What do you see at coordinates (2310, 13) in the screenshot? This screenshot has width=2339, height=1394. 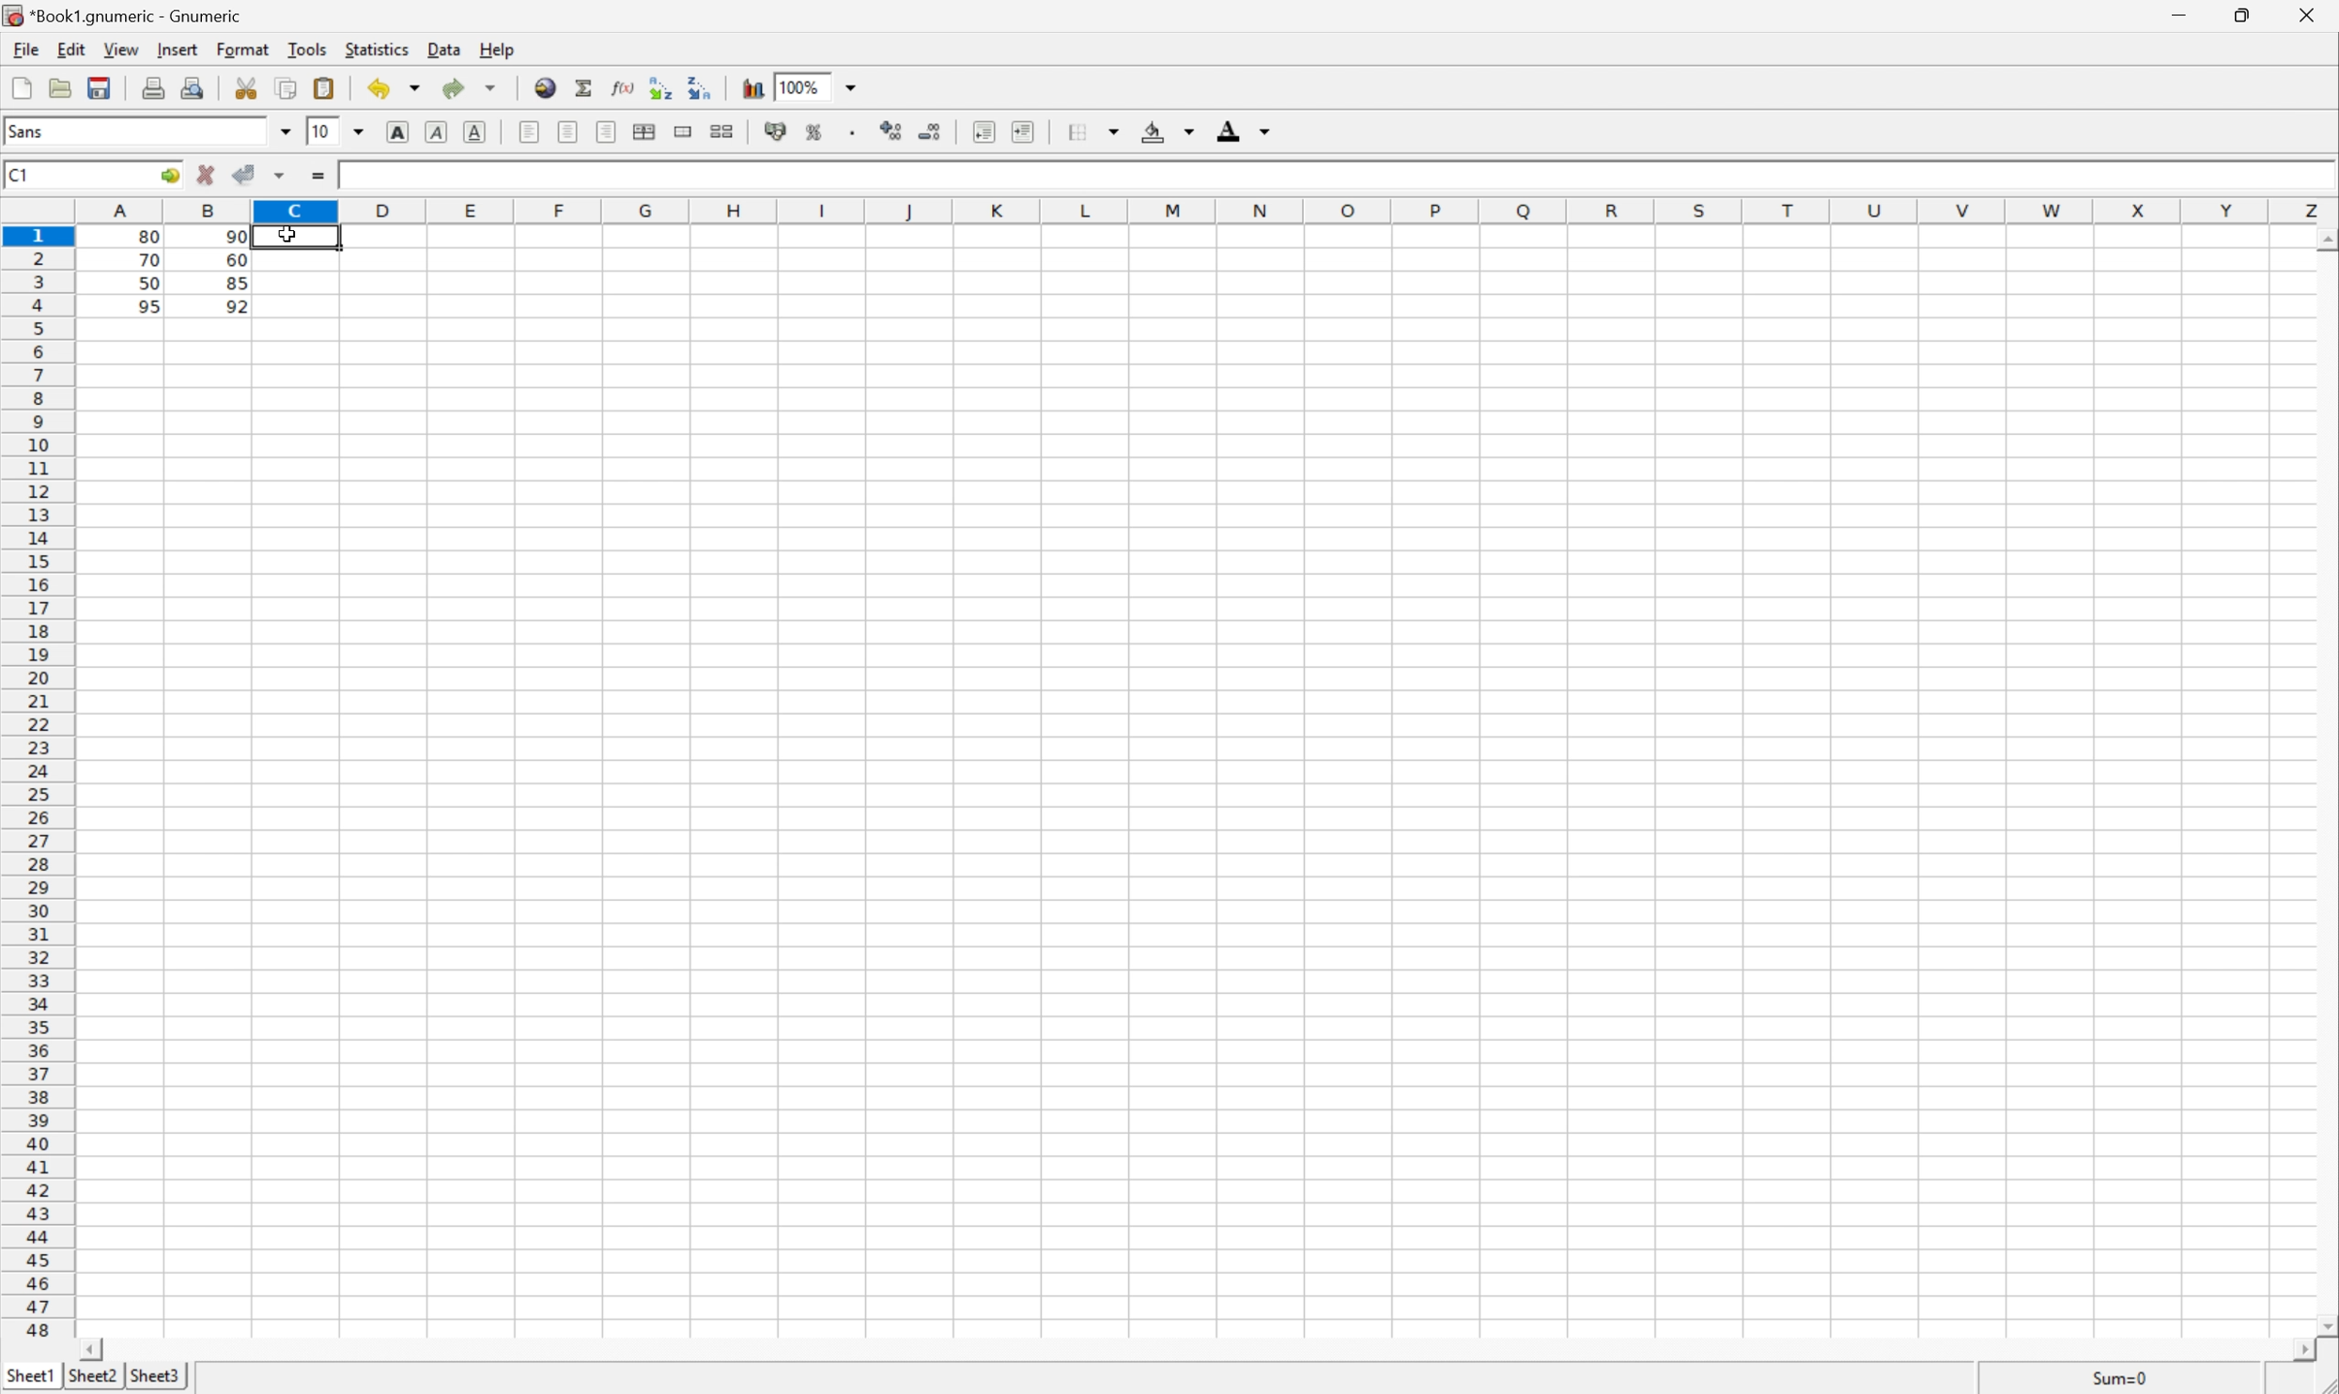 I see `Close` at bounding box center [2310, 13].